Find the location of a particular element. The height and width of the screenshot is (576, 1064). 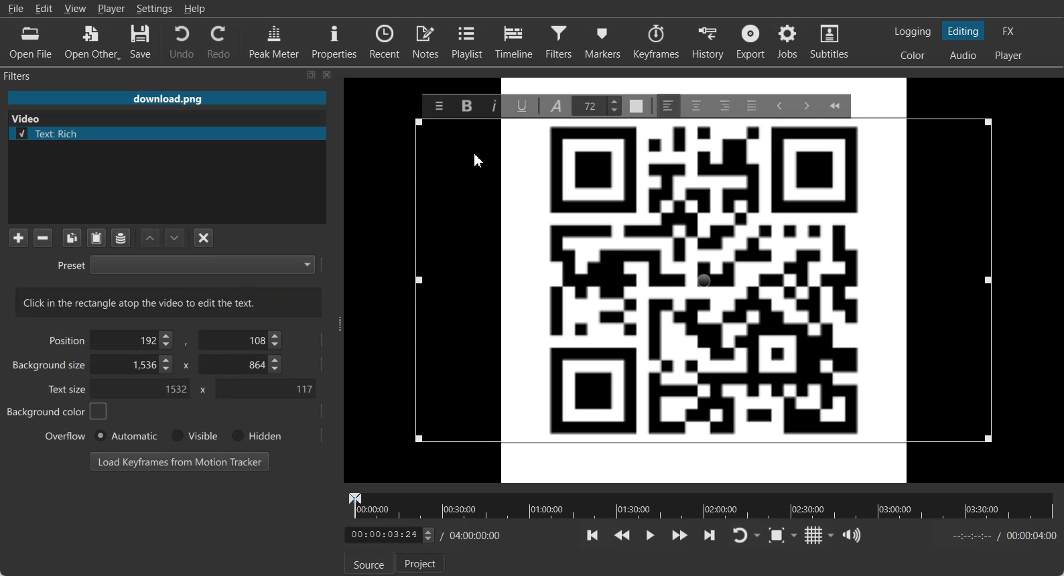

Properties is located at coordinates (334, 40).